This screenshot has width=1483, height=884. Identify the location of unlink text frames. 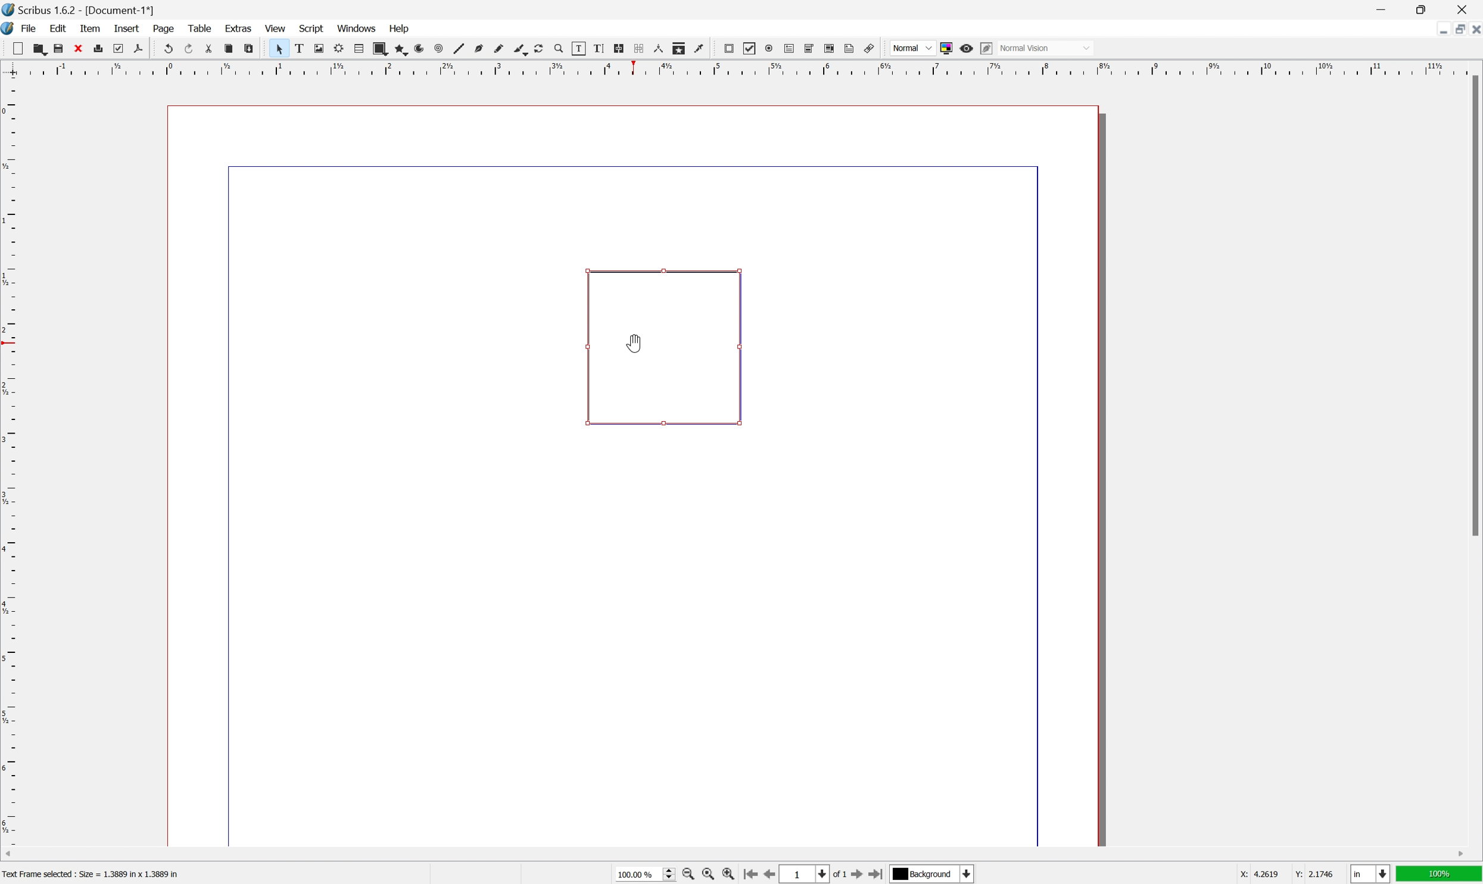
(639, 48).